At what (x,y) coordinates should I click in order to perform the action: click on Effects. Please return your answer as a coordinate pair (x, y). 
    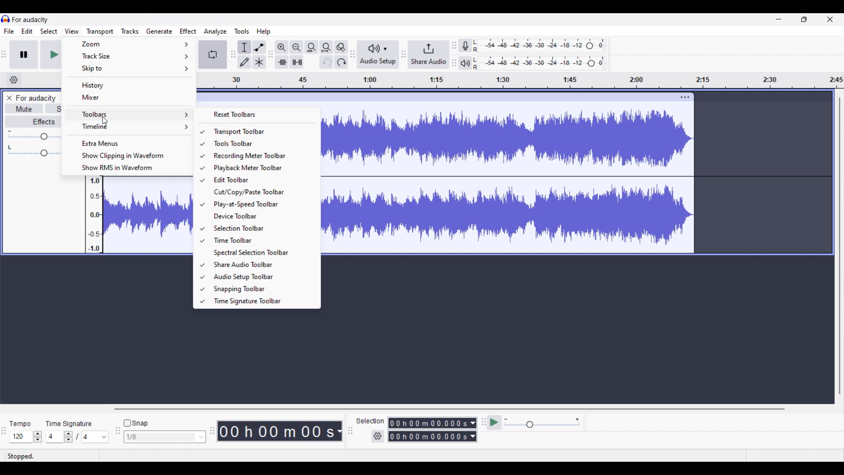
    Looking at the image, I should click on (33, 121).